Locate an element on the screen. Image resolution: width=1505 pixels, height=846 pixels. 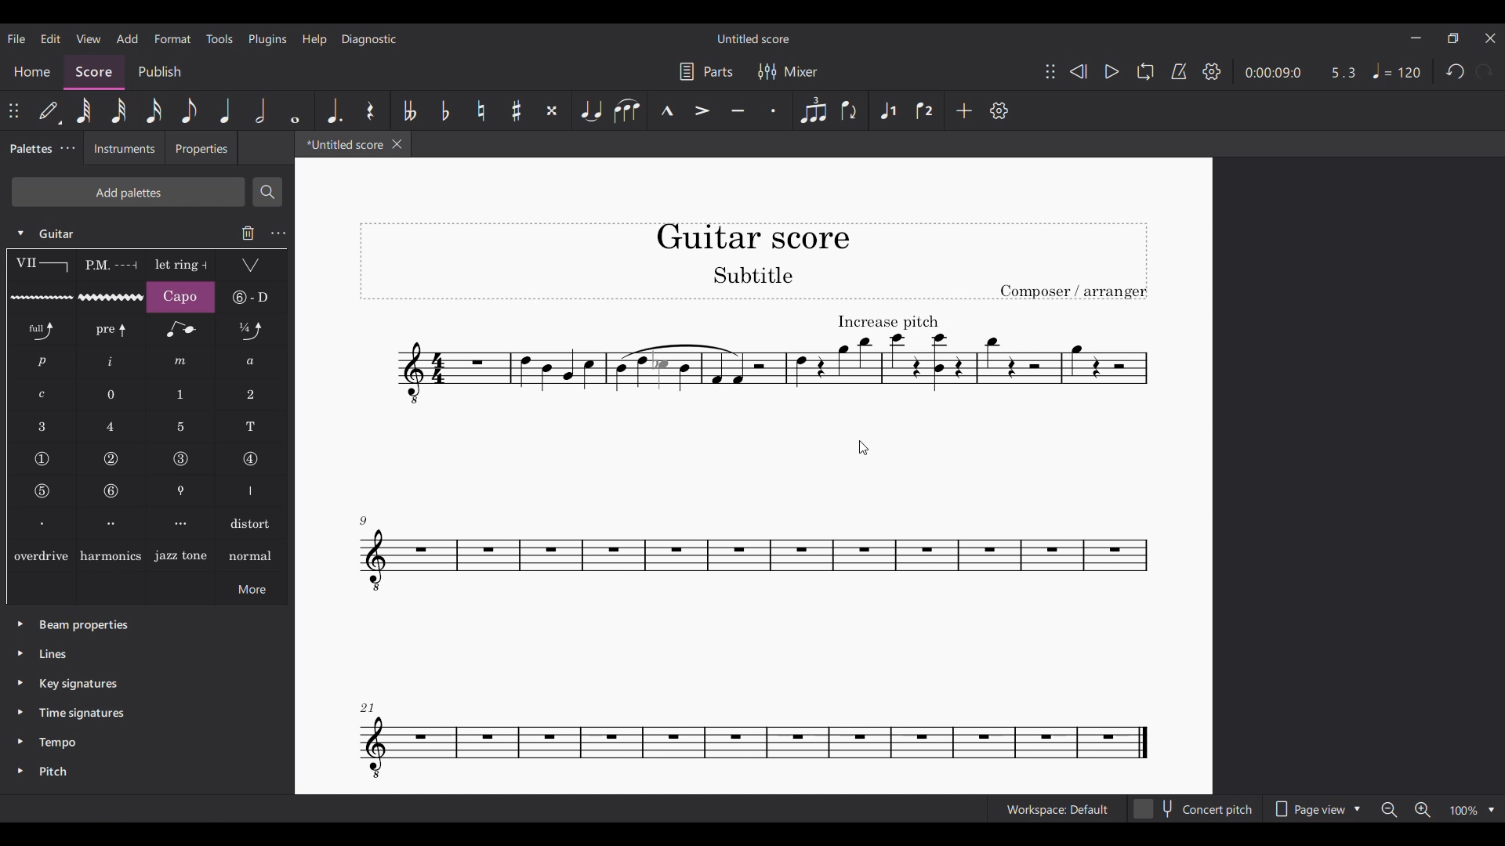
Barre line is located at coordinates (42, 266).